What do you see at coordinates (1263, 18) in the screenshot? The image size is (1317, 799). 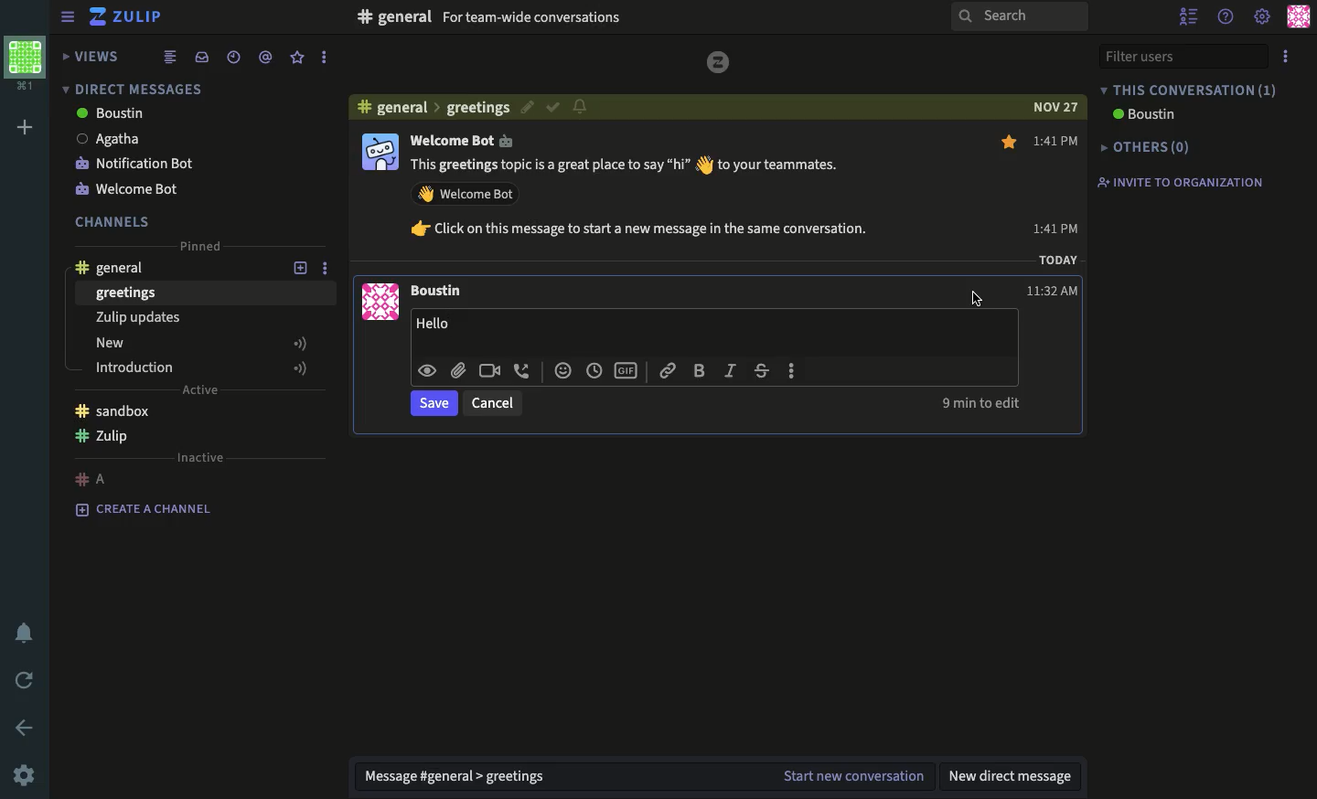 I see `settings` at bounding box center [1263, 18].